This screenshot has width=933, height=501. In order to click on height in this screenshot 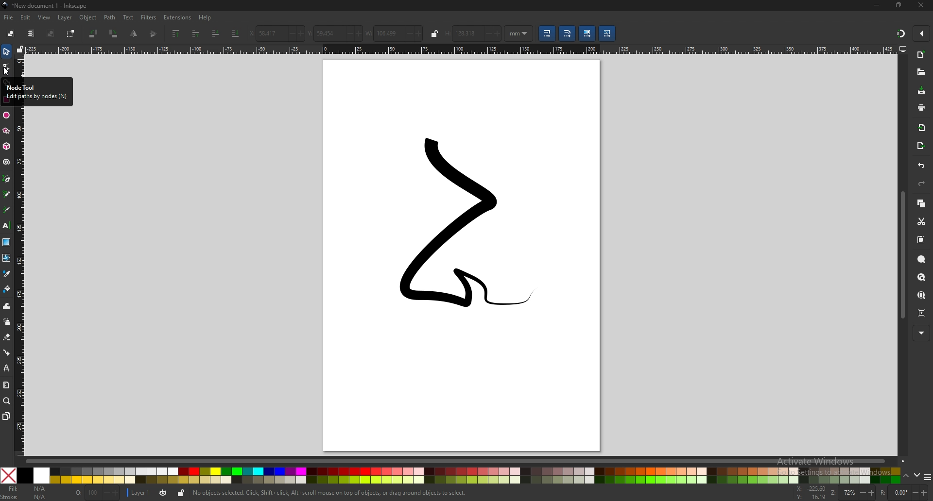, I will do `click(474, 33)`.